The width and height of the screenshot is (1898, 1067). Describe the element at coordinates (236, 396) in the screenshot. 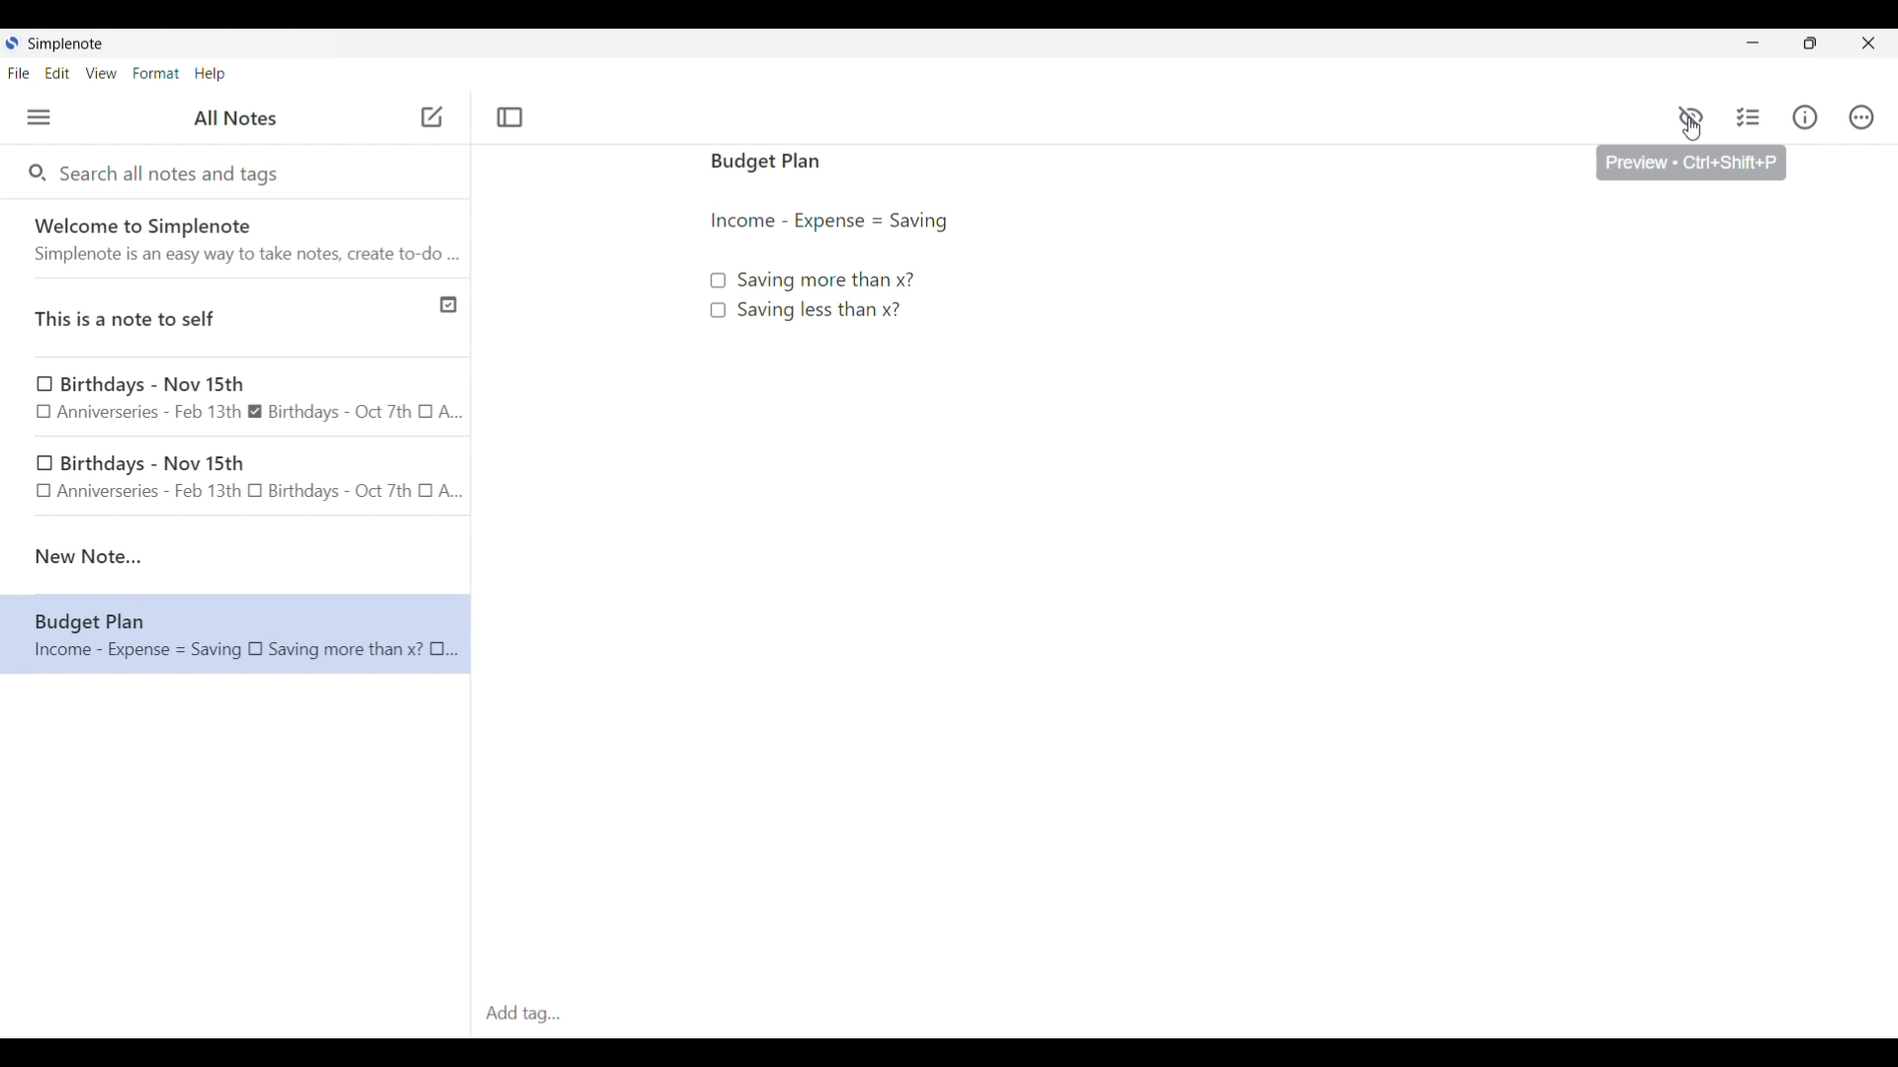

I see `Birthday note` at that location.